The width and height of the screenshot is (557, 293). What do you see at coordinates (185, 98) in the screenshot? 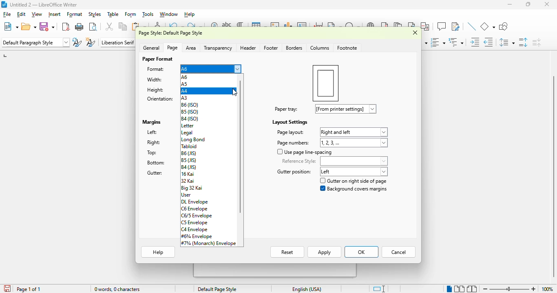
I see `A3` at bounding box center [185, 98].